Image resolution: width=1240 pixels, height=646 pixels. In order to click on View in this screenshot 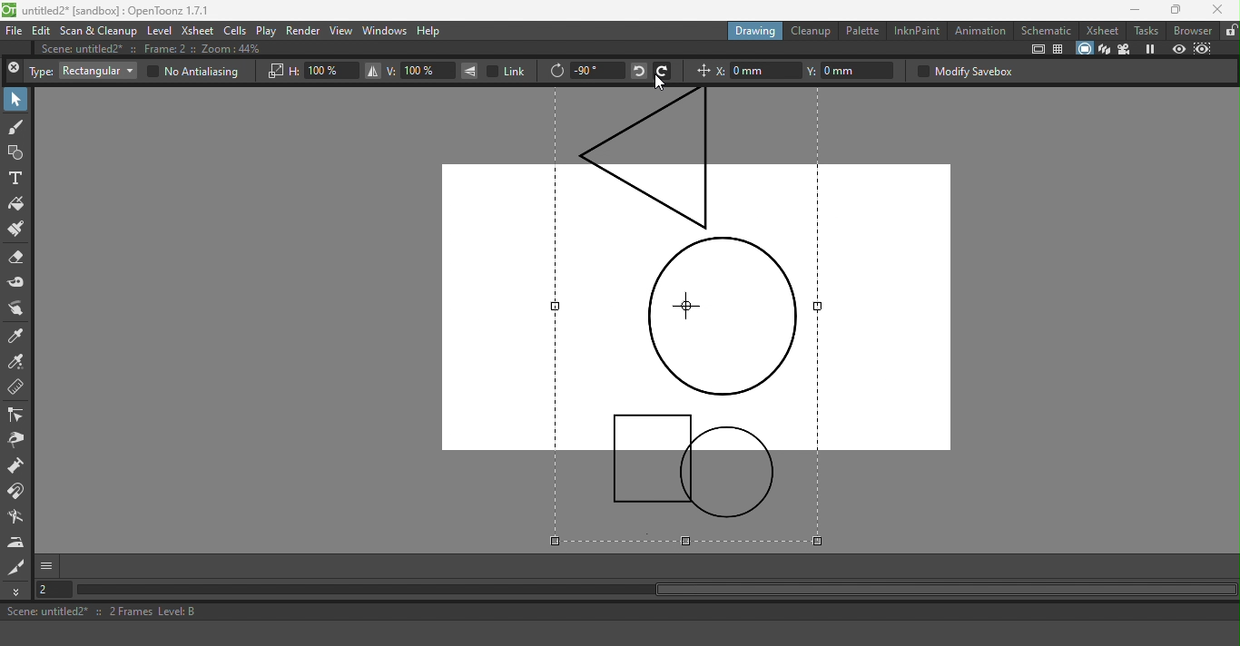, I will do `click(341, 31)`.